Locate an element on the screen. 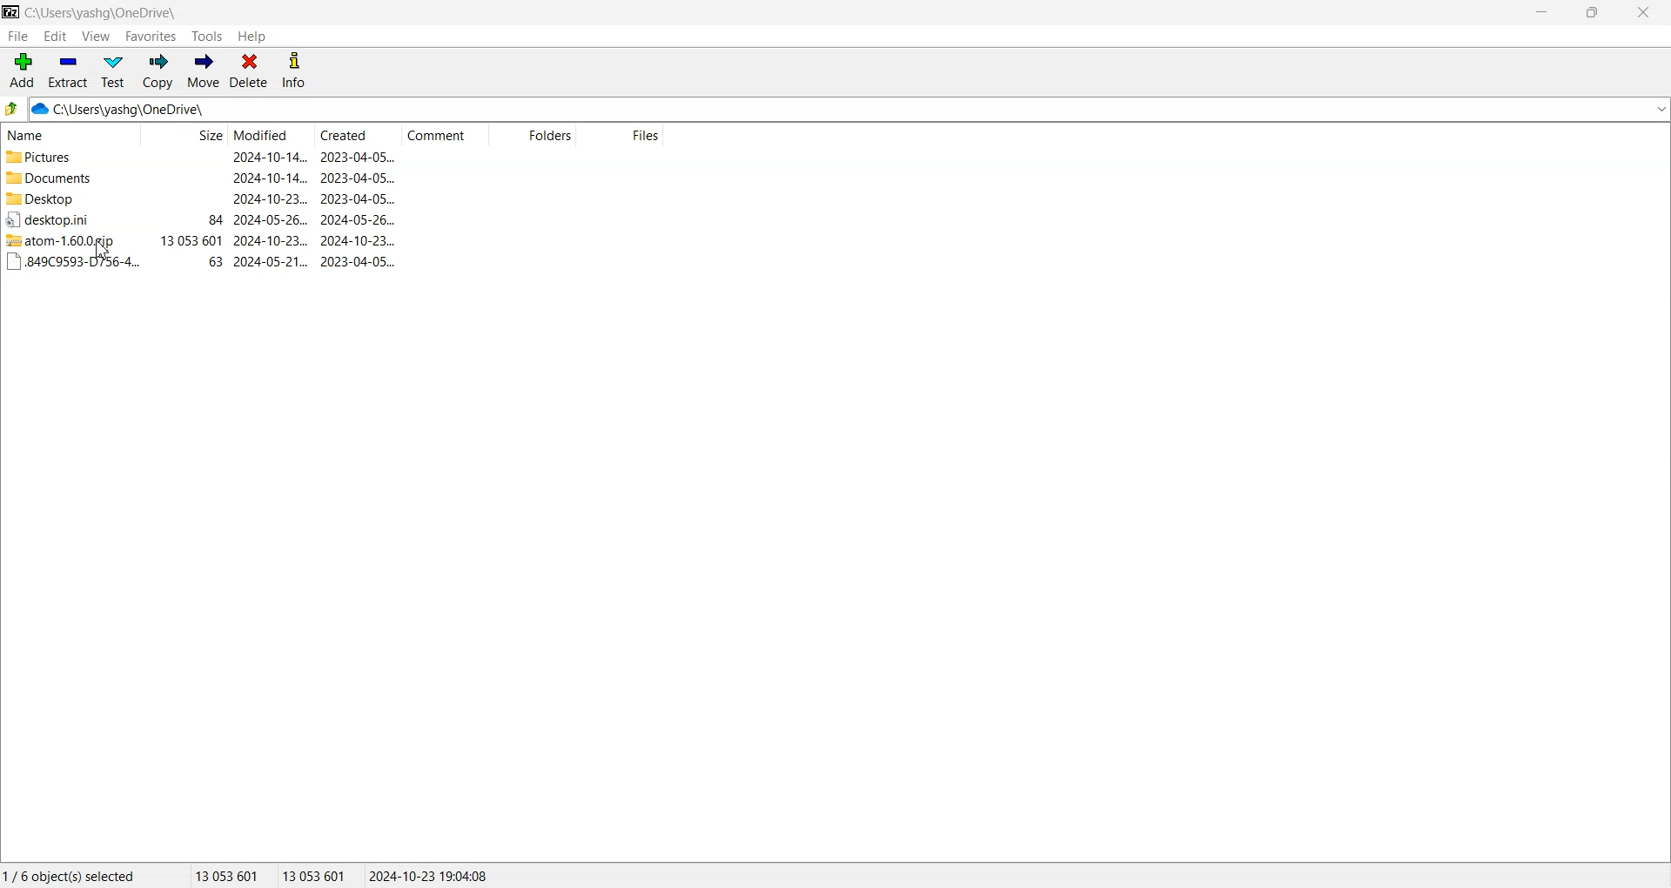 The image size is (1671, 888). 2024-10-23 is located at coordinates (271, 198).